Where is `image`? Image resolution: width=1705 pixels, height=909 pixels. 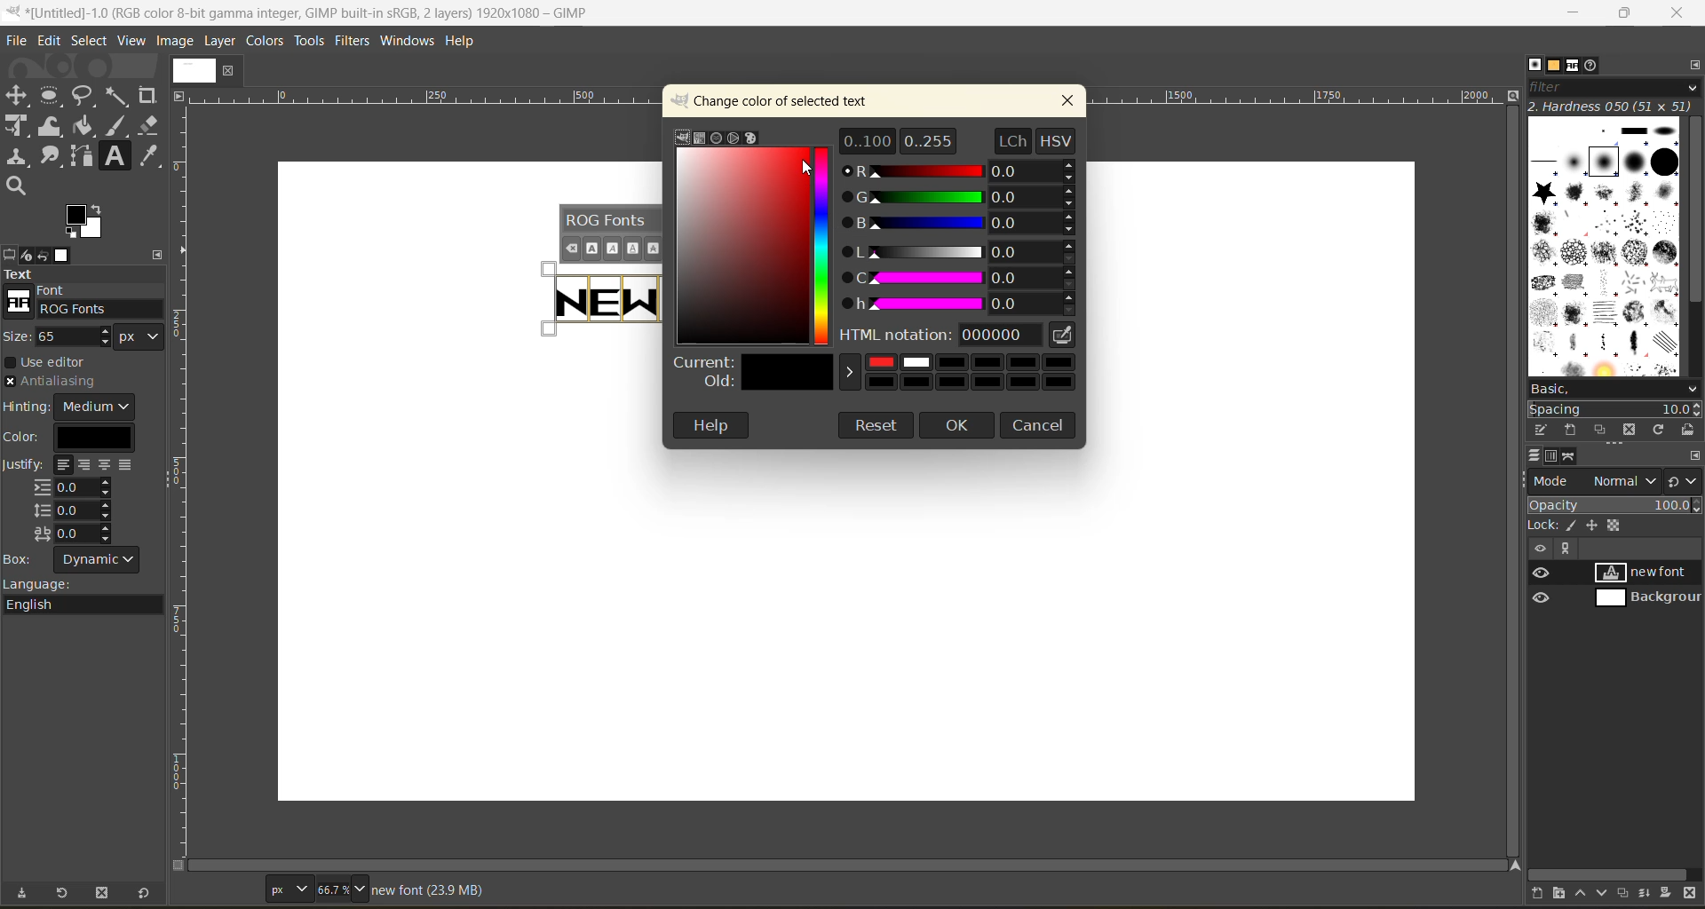
image is located at coordinates (191, 69).